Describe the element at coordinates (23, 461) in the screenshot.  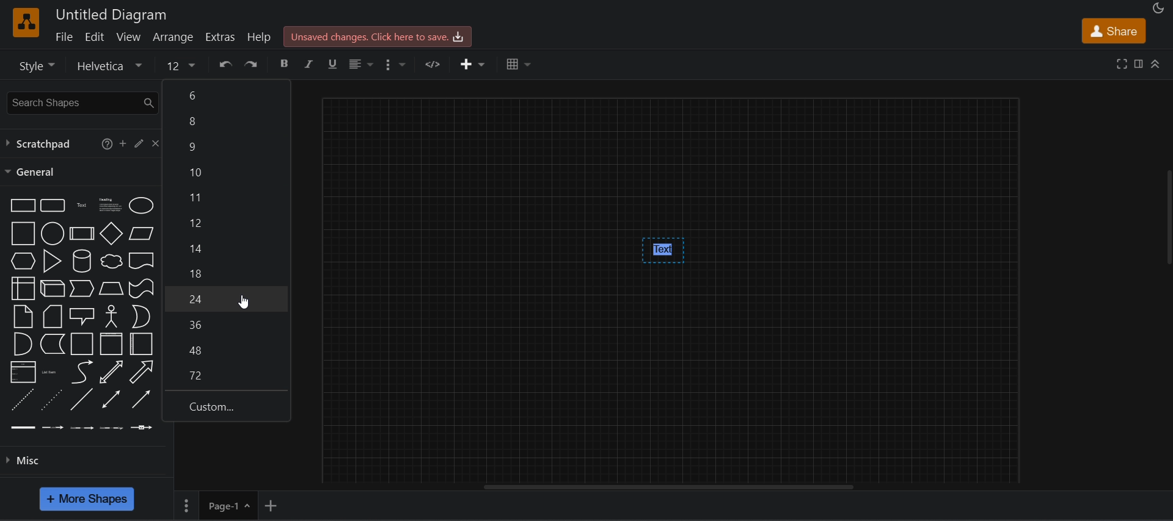
I see `misc` at that location.